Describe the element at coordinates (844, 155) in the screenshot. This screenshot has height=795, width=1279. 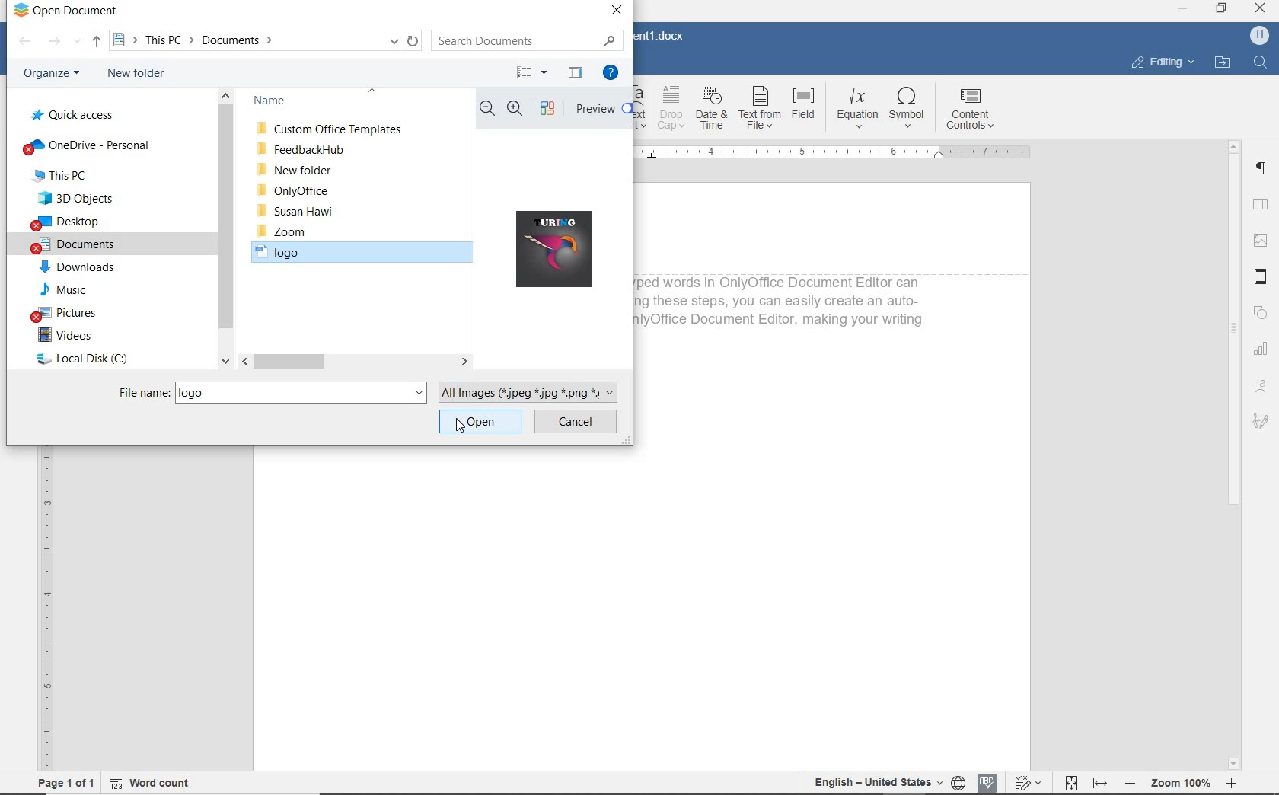
I see `RULER` at that location.